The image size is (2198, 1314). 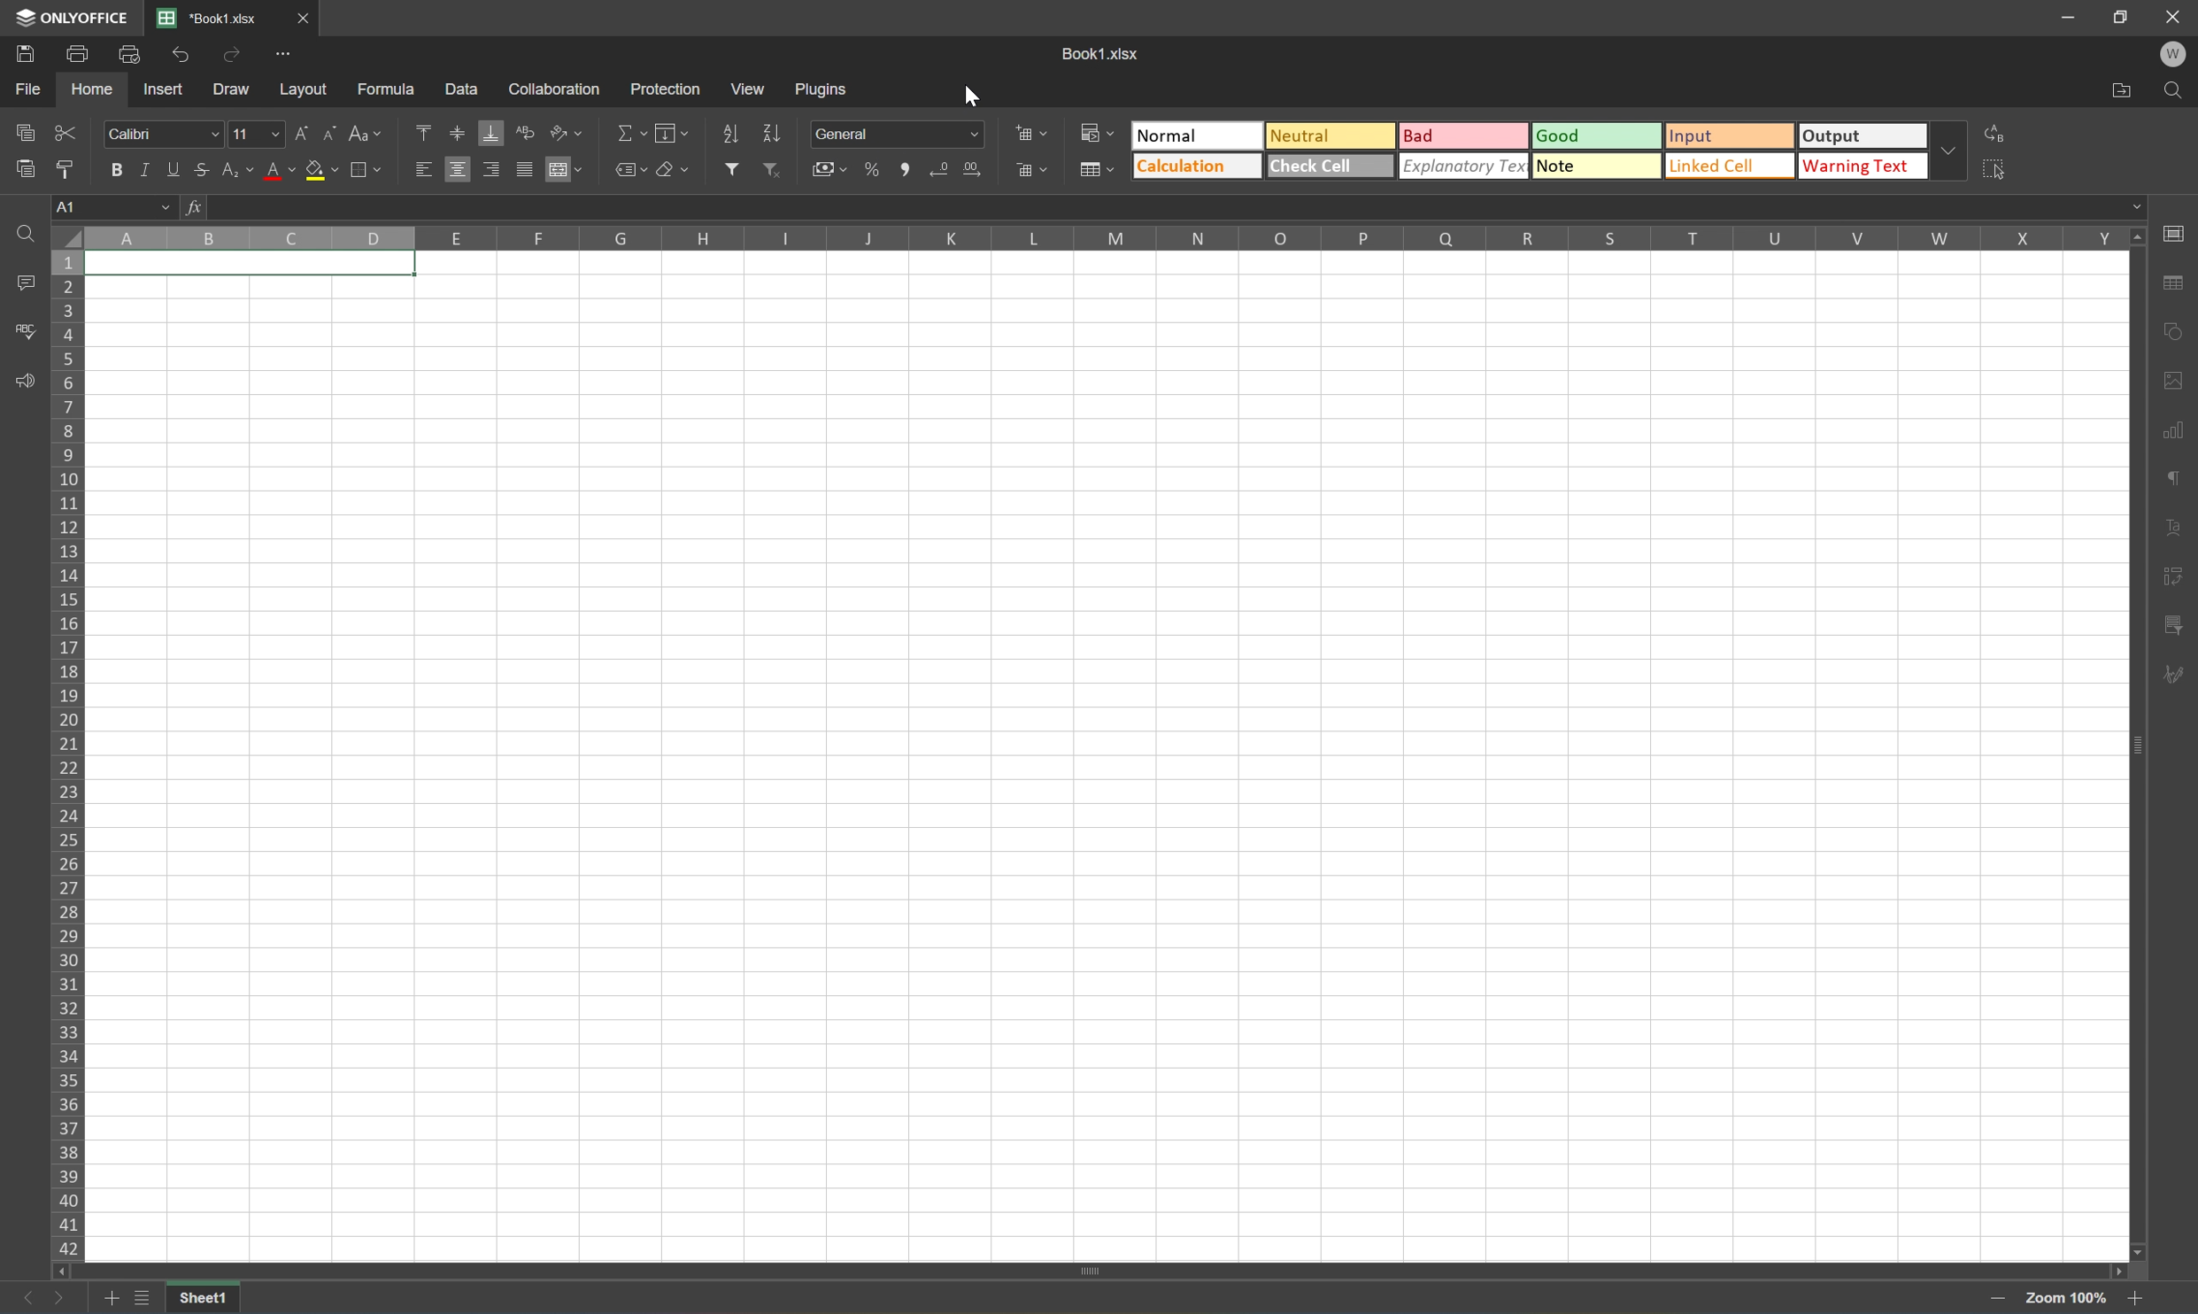 I want to click on Output, so click(x=1869, y=136).